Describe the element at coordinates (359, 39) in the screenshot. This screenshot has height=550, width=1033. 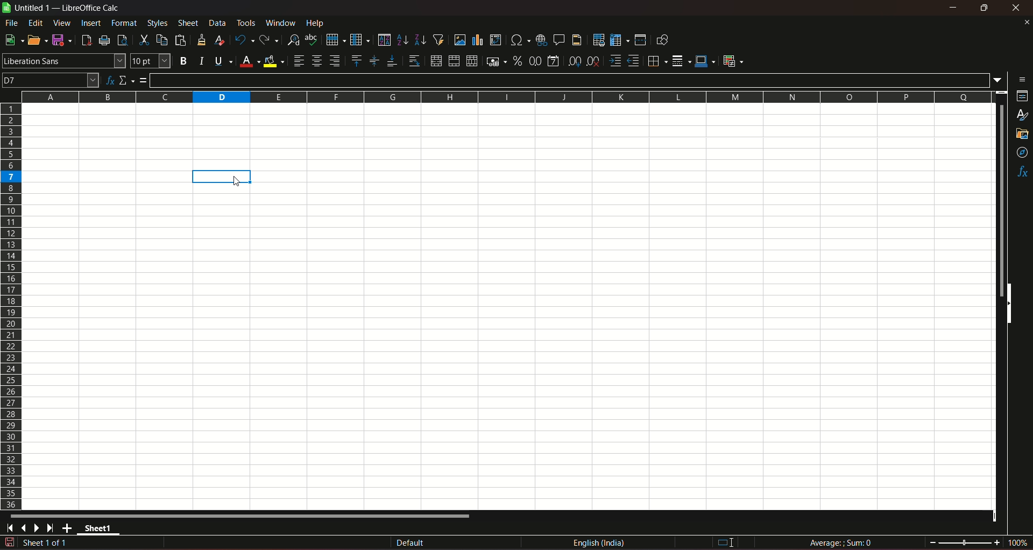
I see `column` at that location.